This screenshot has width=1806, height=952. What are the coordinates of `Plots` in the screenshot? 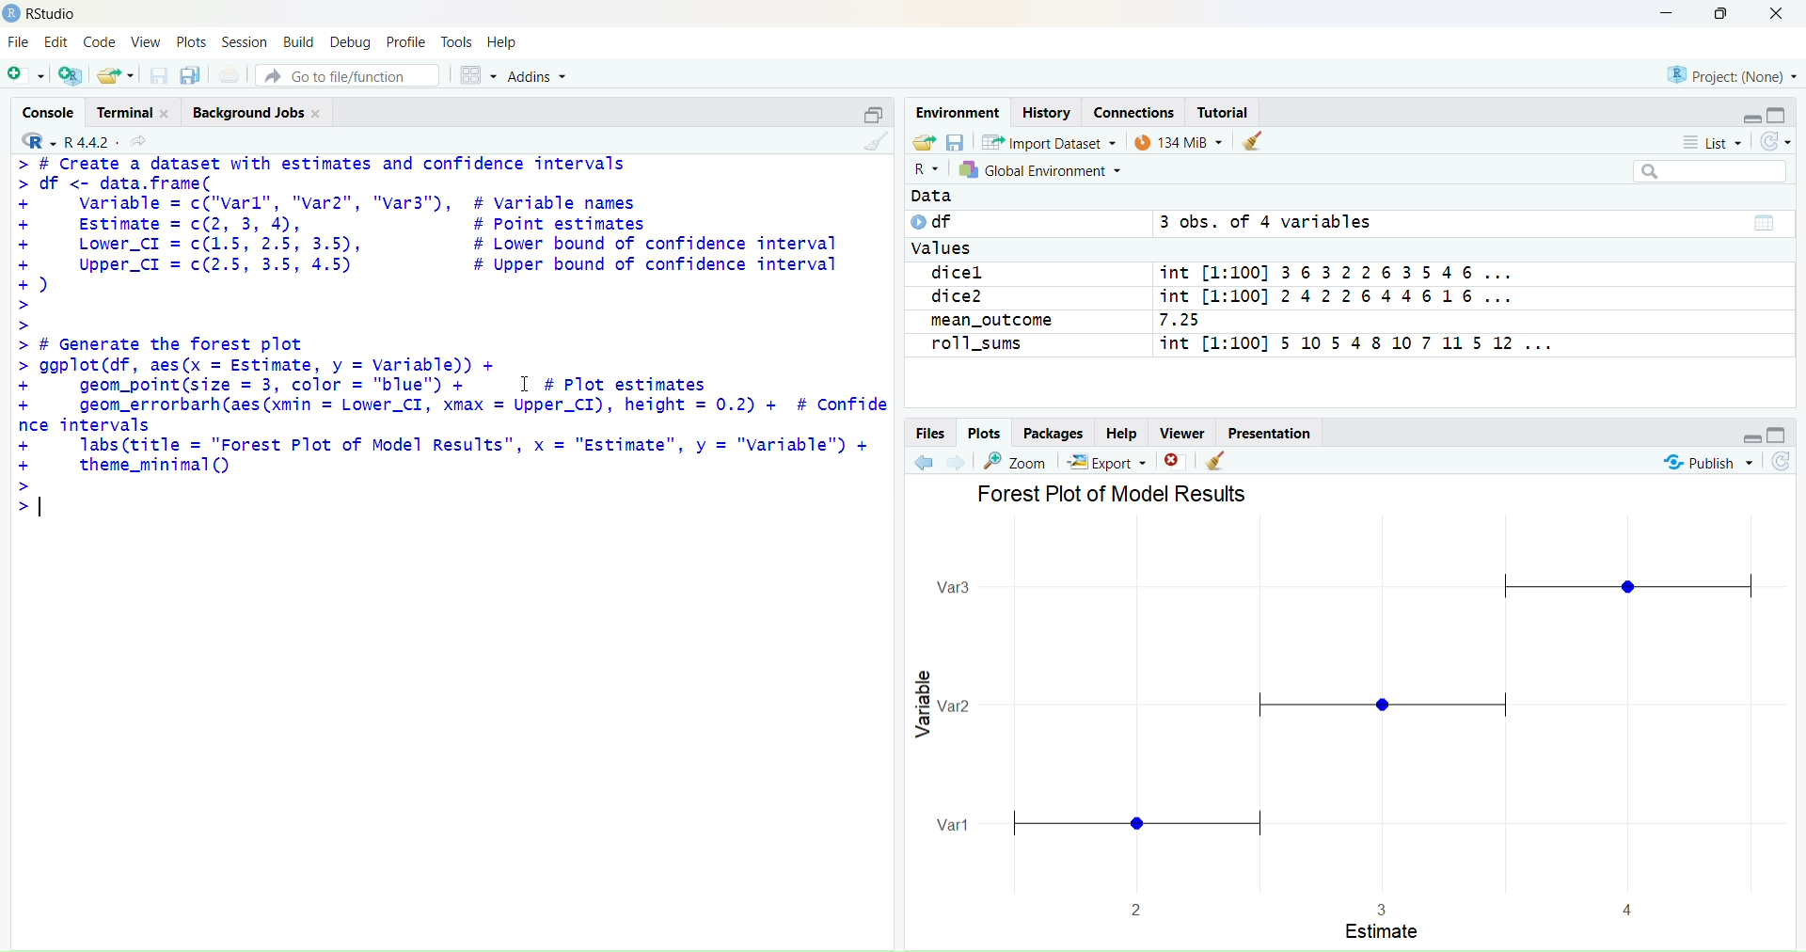 It's located at (192, 42).